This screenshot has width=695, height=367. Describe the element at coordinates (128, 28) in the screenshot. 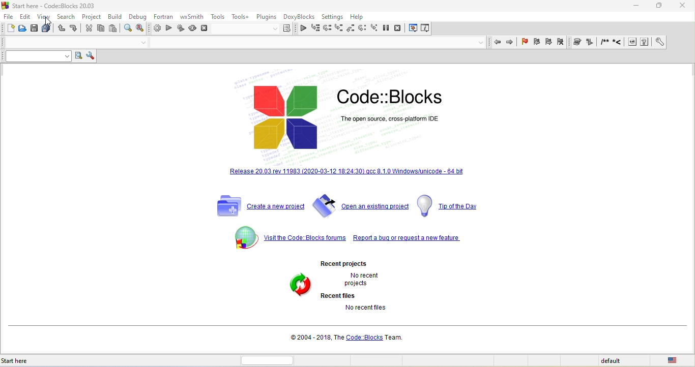

I see `find` at that location.